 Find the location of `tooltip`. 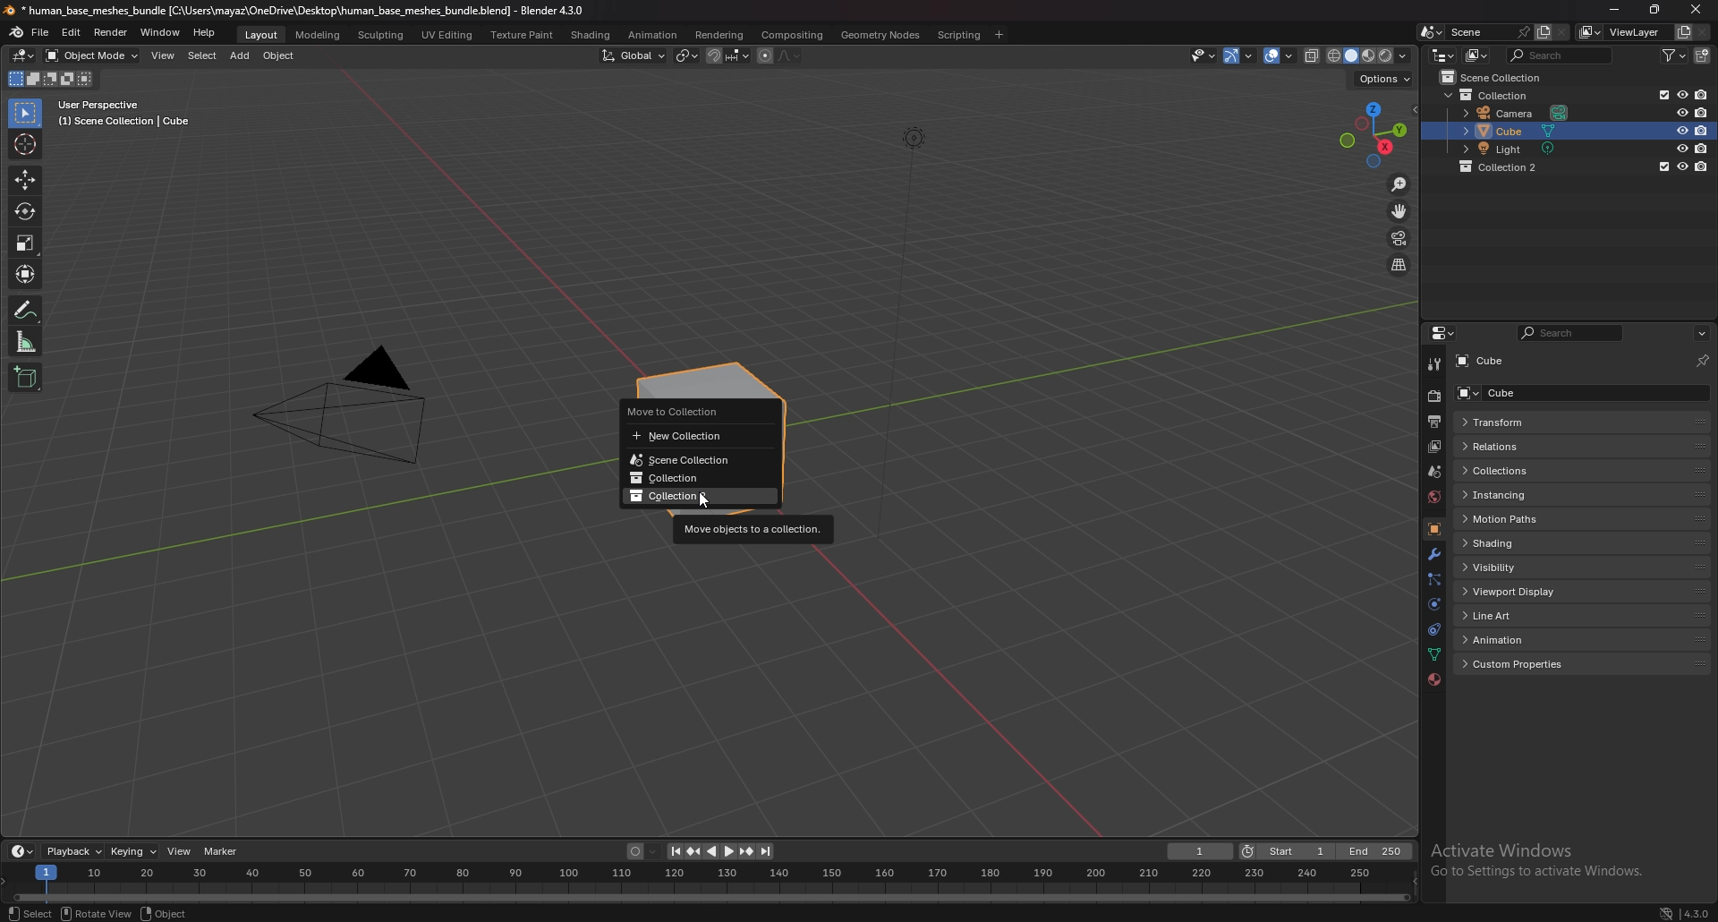

tooltip is located at coordinates (753, 529).